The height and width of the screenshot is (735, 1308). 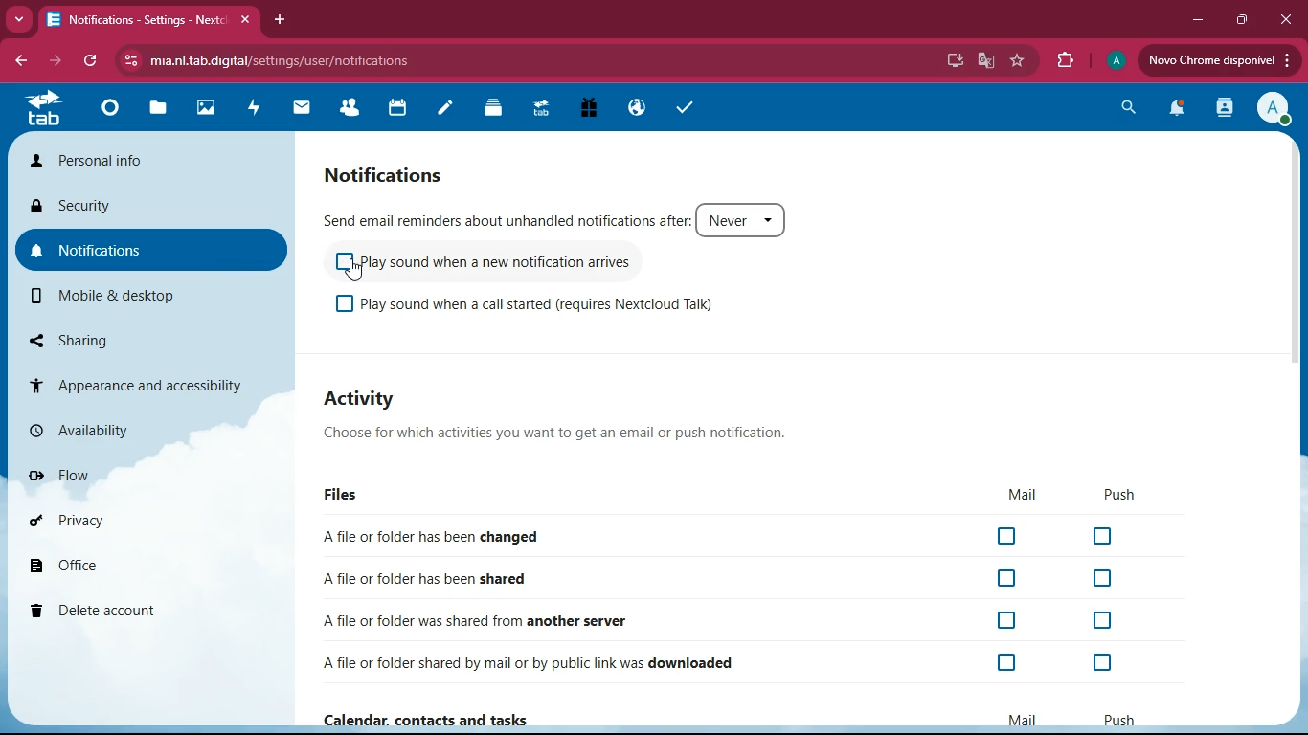 What do you see at coordinates (129, 295) in the screenshot?
I see `mobile` at bounding box center [129, 295].